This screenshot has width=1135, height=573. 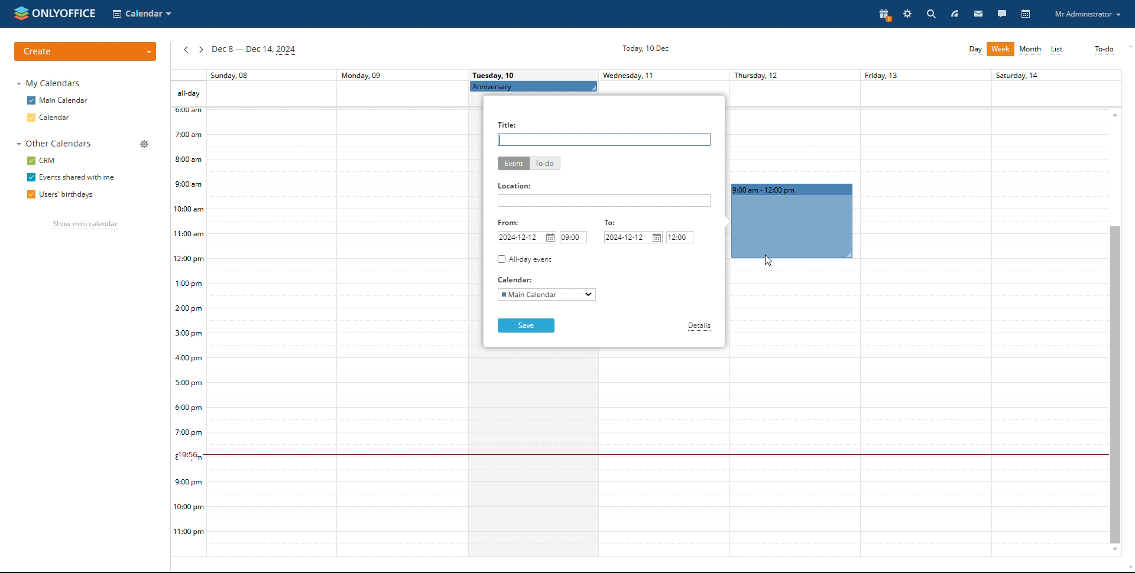 I want to click on all-day events, so click(x=188, y=93).